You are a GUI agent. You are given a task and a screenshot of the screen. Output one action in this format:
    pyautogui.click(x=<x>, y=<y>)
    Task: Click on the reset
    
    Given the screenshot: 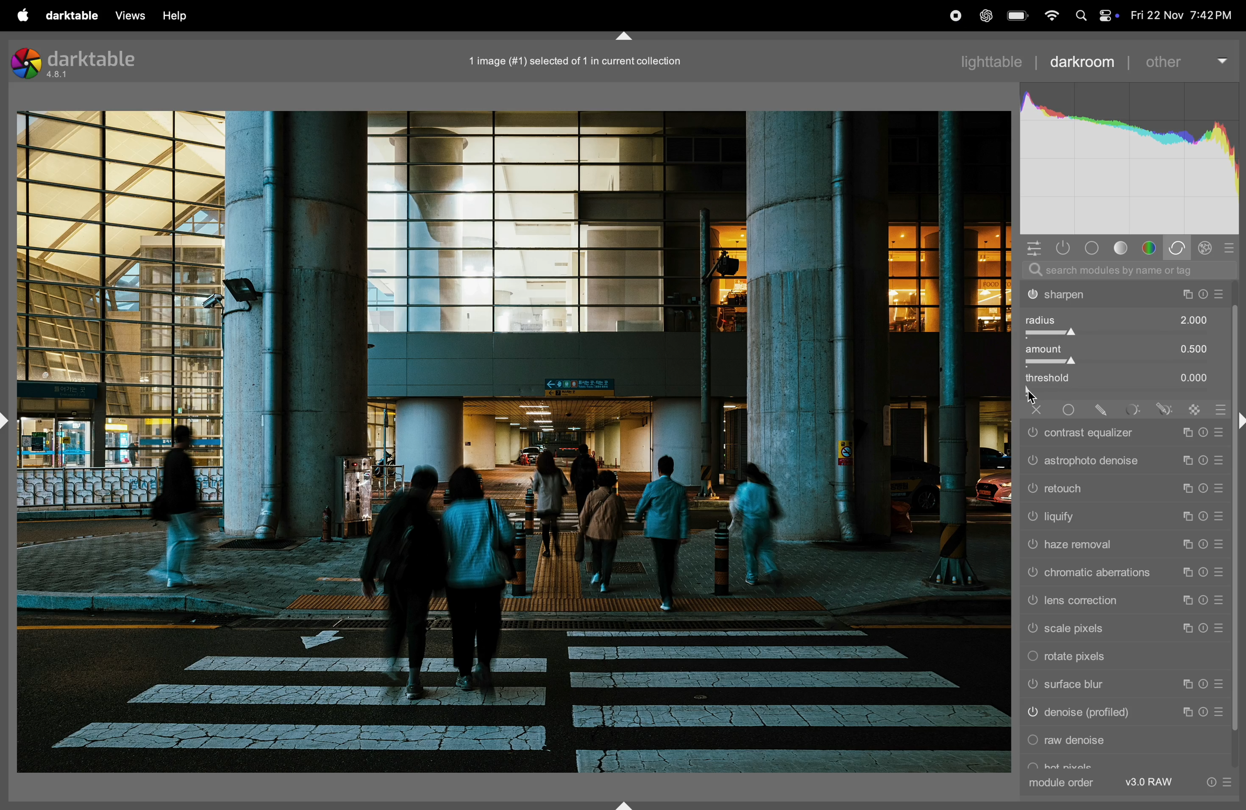 What is the action you would take?
    pyautogui.click(x=1231, y=248)
    